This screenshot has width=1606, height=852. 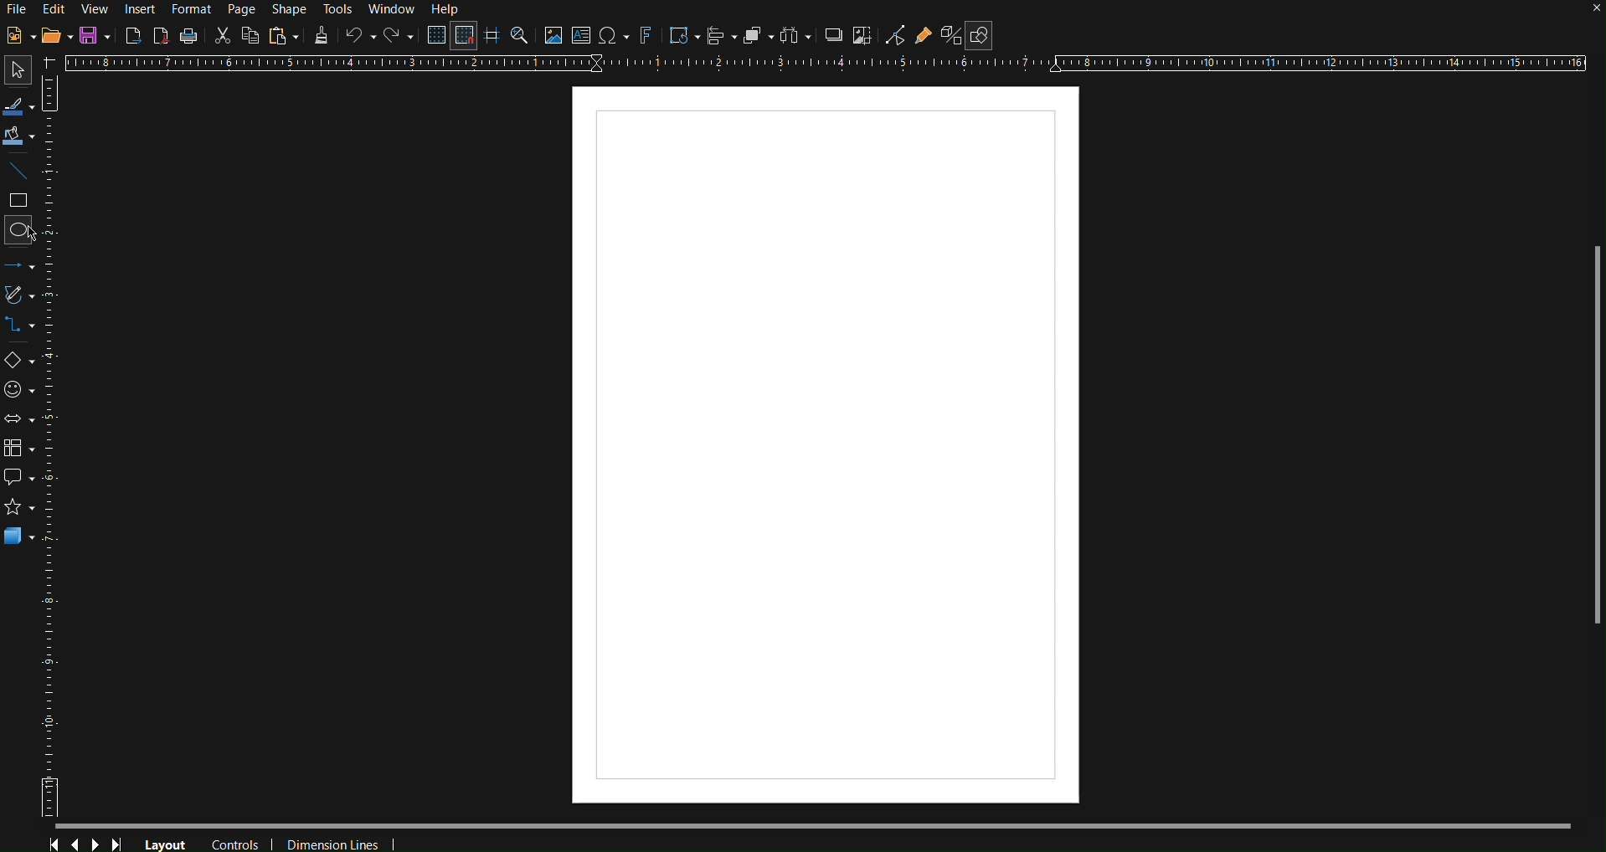 What do you see at coordinates (87, 840) in the screenshot?
I see `Controls` at bounding box center [87, 840].